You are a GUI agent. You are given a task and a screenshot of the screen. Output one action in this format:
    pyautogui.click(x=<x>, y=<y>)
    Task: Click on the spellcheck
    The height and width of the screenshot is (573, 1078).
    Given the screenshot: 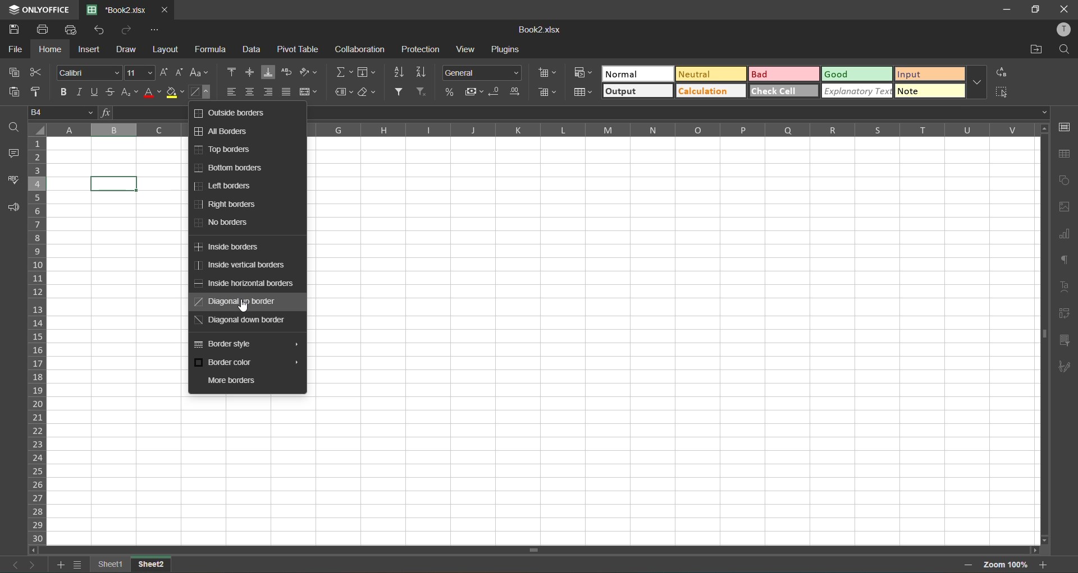 What is the action you would take?
    pyautogui.click(x=11, y=181)
    